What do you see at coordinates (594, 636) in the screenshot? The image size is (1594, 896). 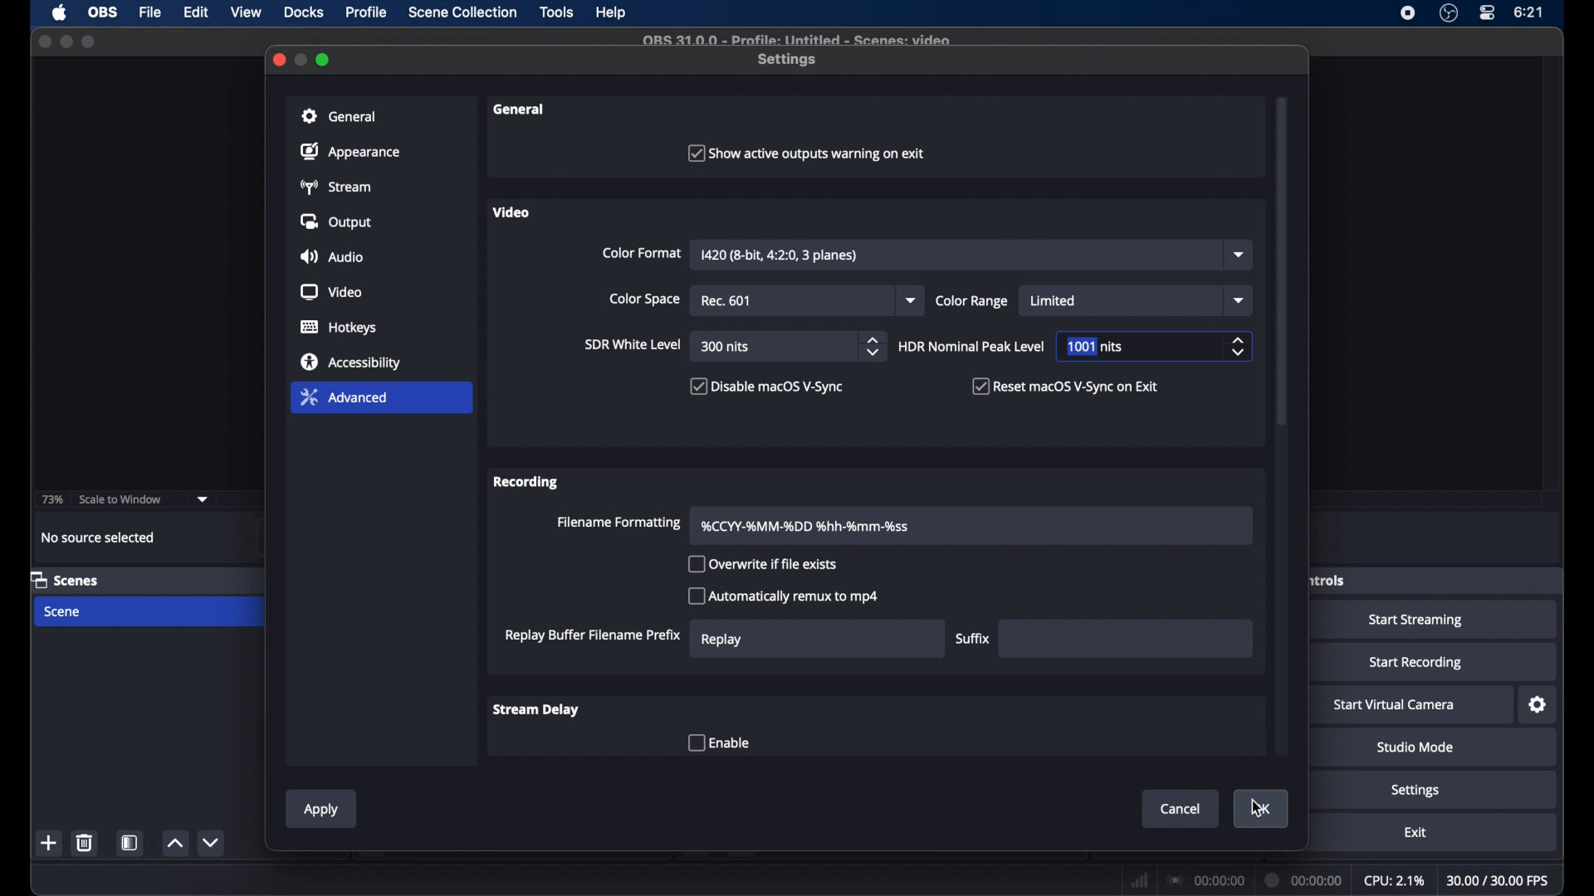 I see `replay buffer ` at bounding box center [594, 636].